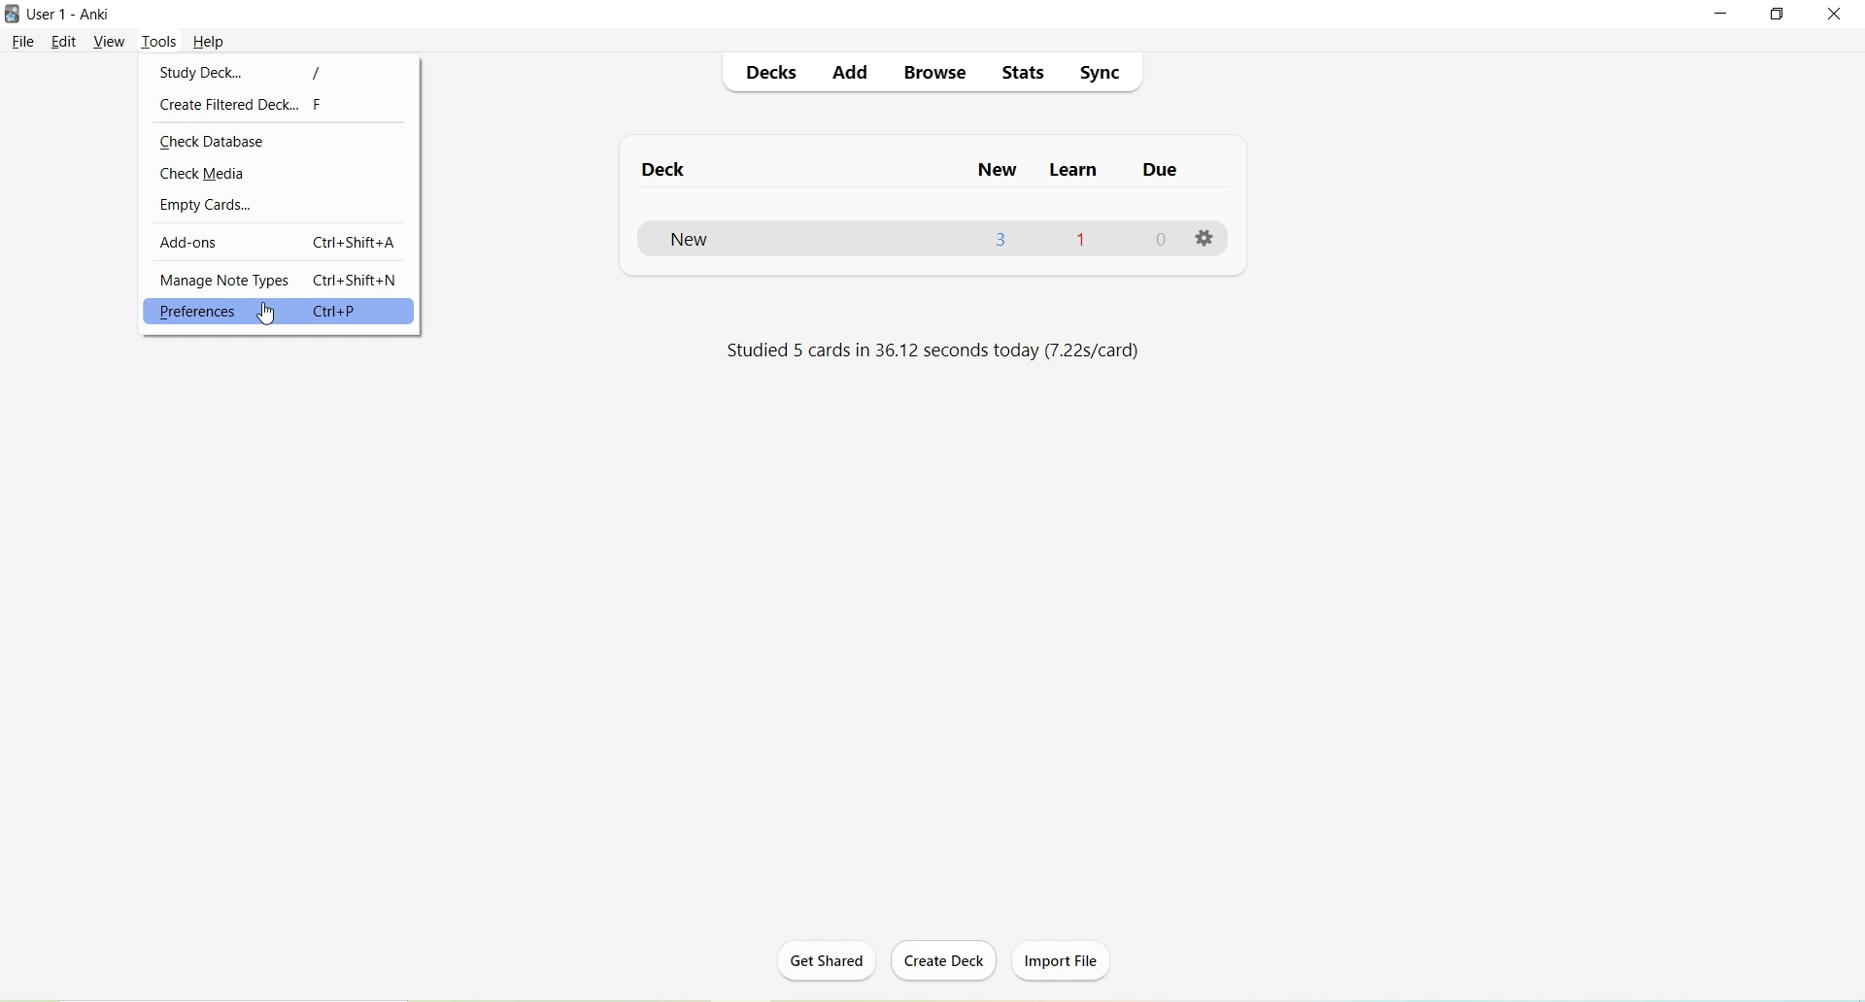 The height and width of the screenshot is (1002, 1865). Describe the element at coordinates (198, 72) in the screenshot. I see `Study Deck..` at that location.